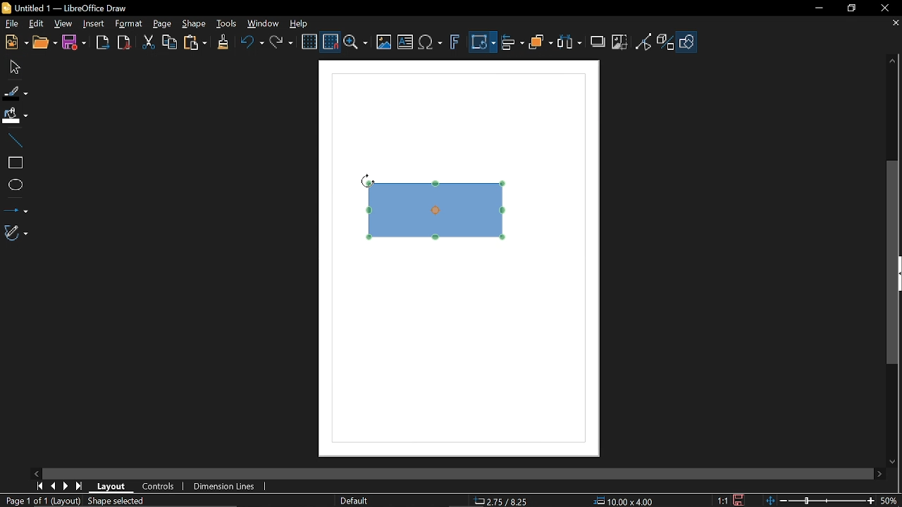  I want to click on Move up, so click(894, 61).